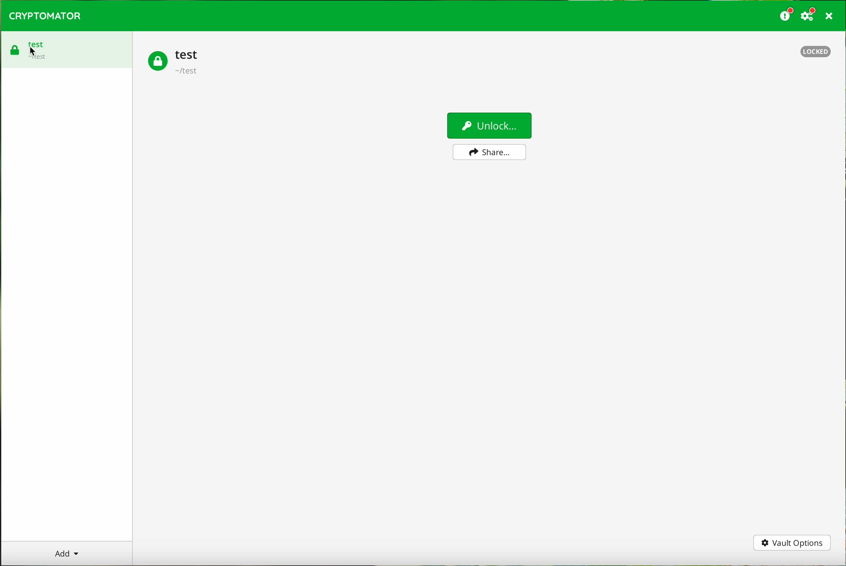  What do you see at coordinates (831, 16) in the screenshot?
I see `close program` at bounding box center [831, 16].